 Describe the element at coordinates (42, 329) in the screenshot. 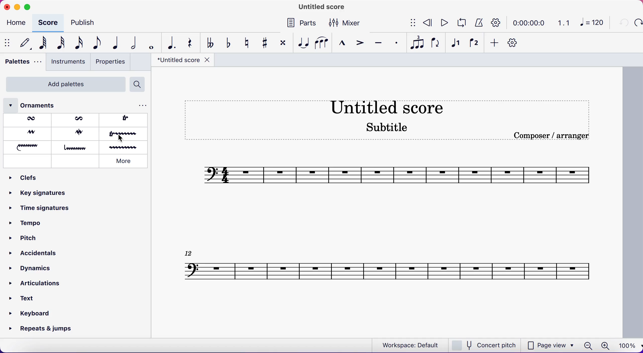

I see `repeats and jumps` at that location.